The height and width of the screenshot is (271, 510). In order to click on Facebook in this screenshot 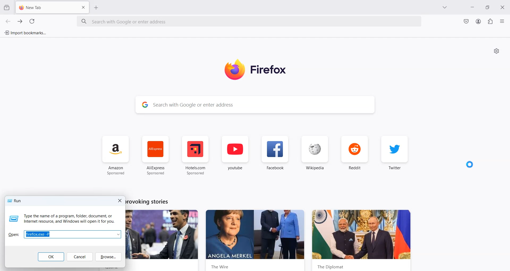, I will do `click(274, 156)`.